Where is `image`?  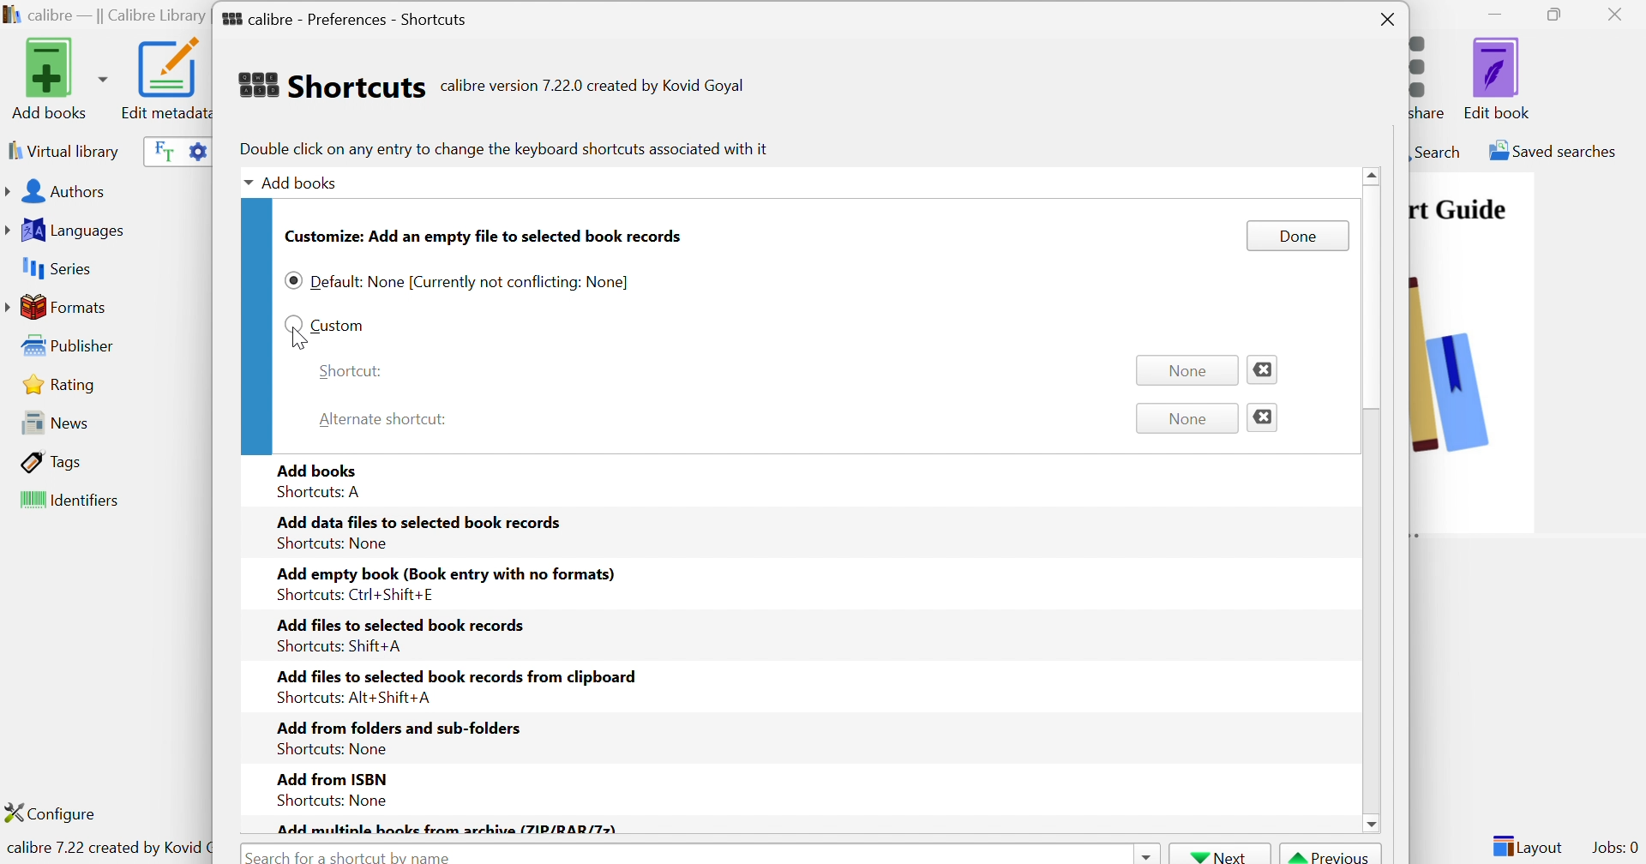
image is located at coordinates (1472, 388).